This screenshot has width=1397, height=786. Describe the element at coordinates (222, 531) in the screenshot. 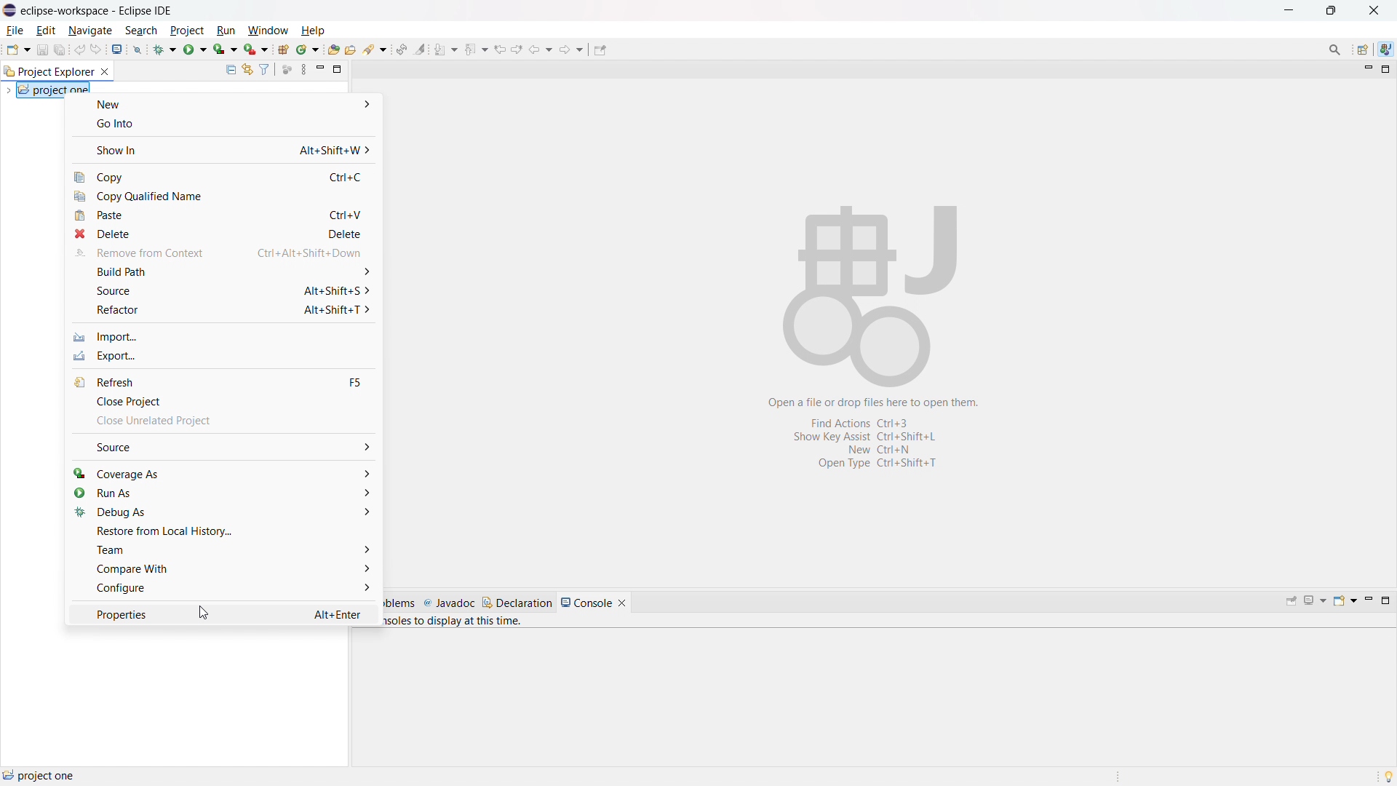

I see `restore from local history` at that location.